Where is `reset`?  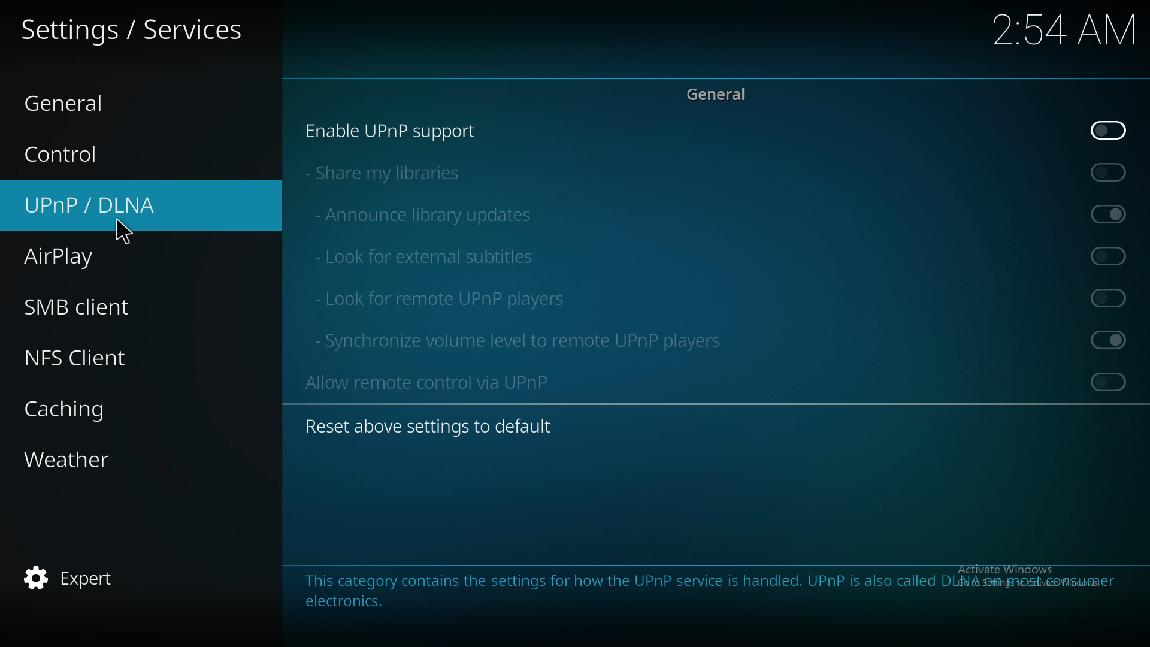 reset is located at coordinates (438, 427).